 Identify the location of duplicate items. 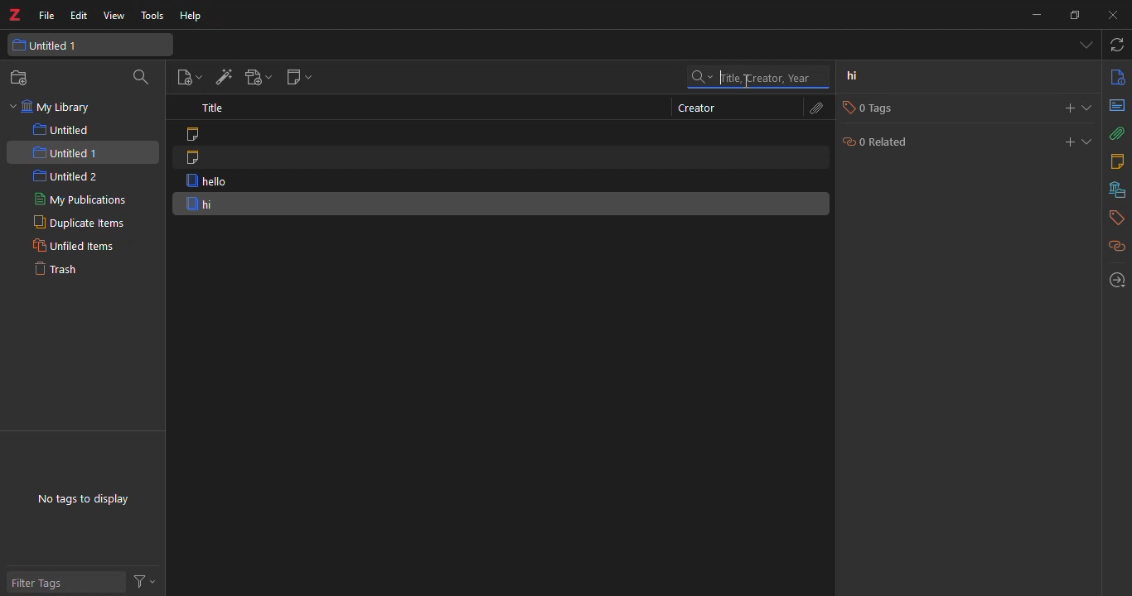
(75, 222).